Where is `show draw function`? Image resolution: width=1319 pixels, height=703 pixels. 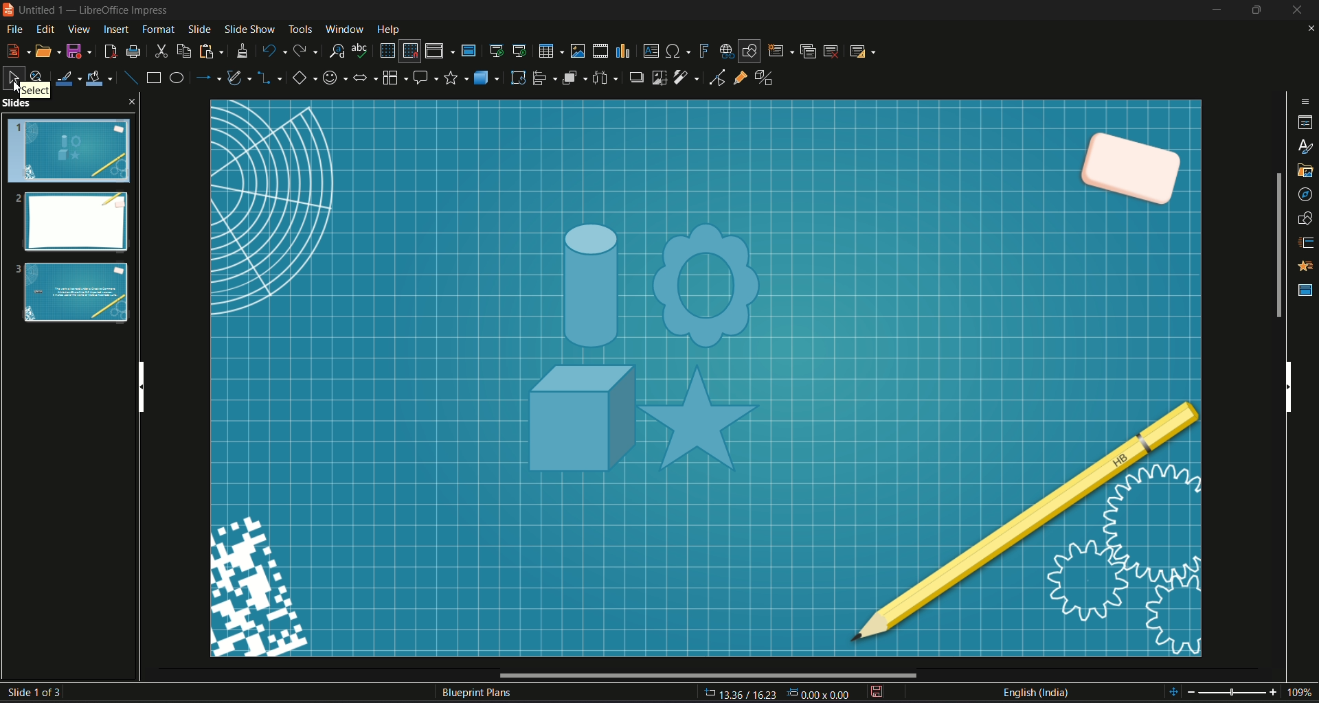 show draw function is located at coordinates (749, 51).